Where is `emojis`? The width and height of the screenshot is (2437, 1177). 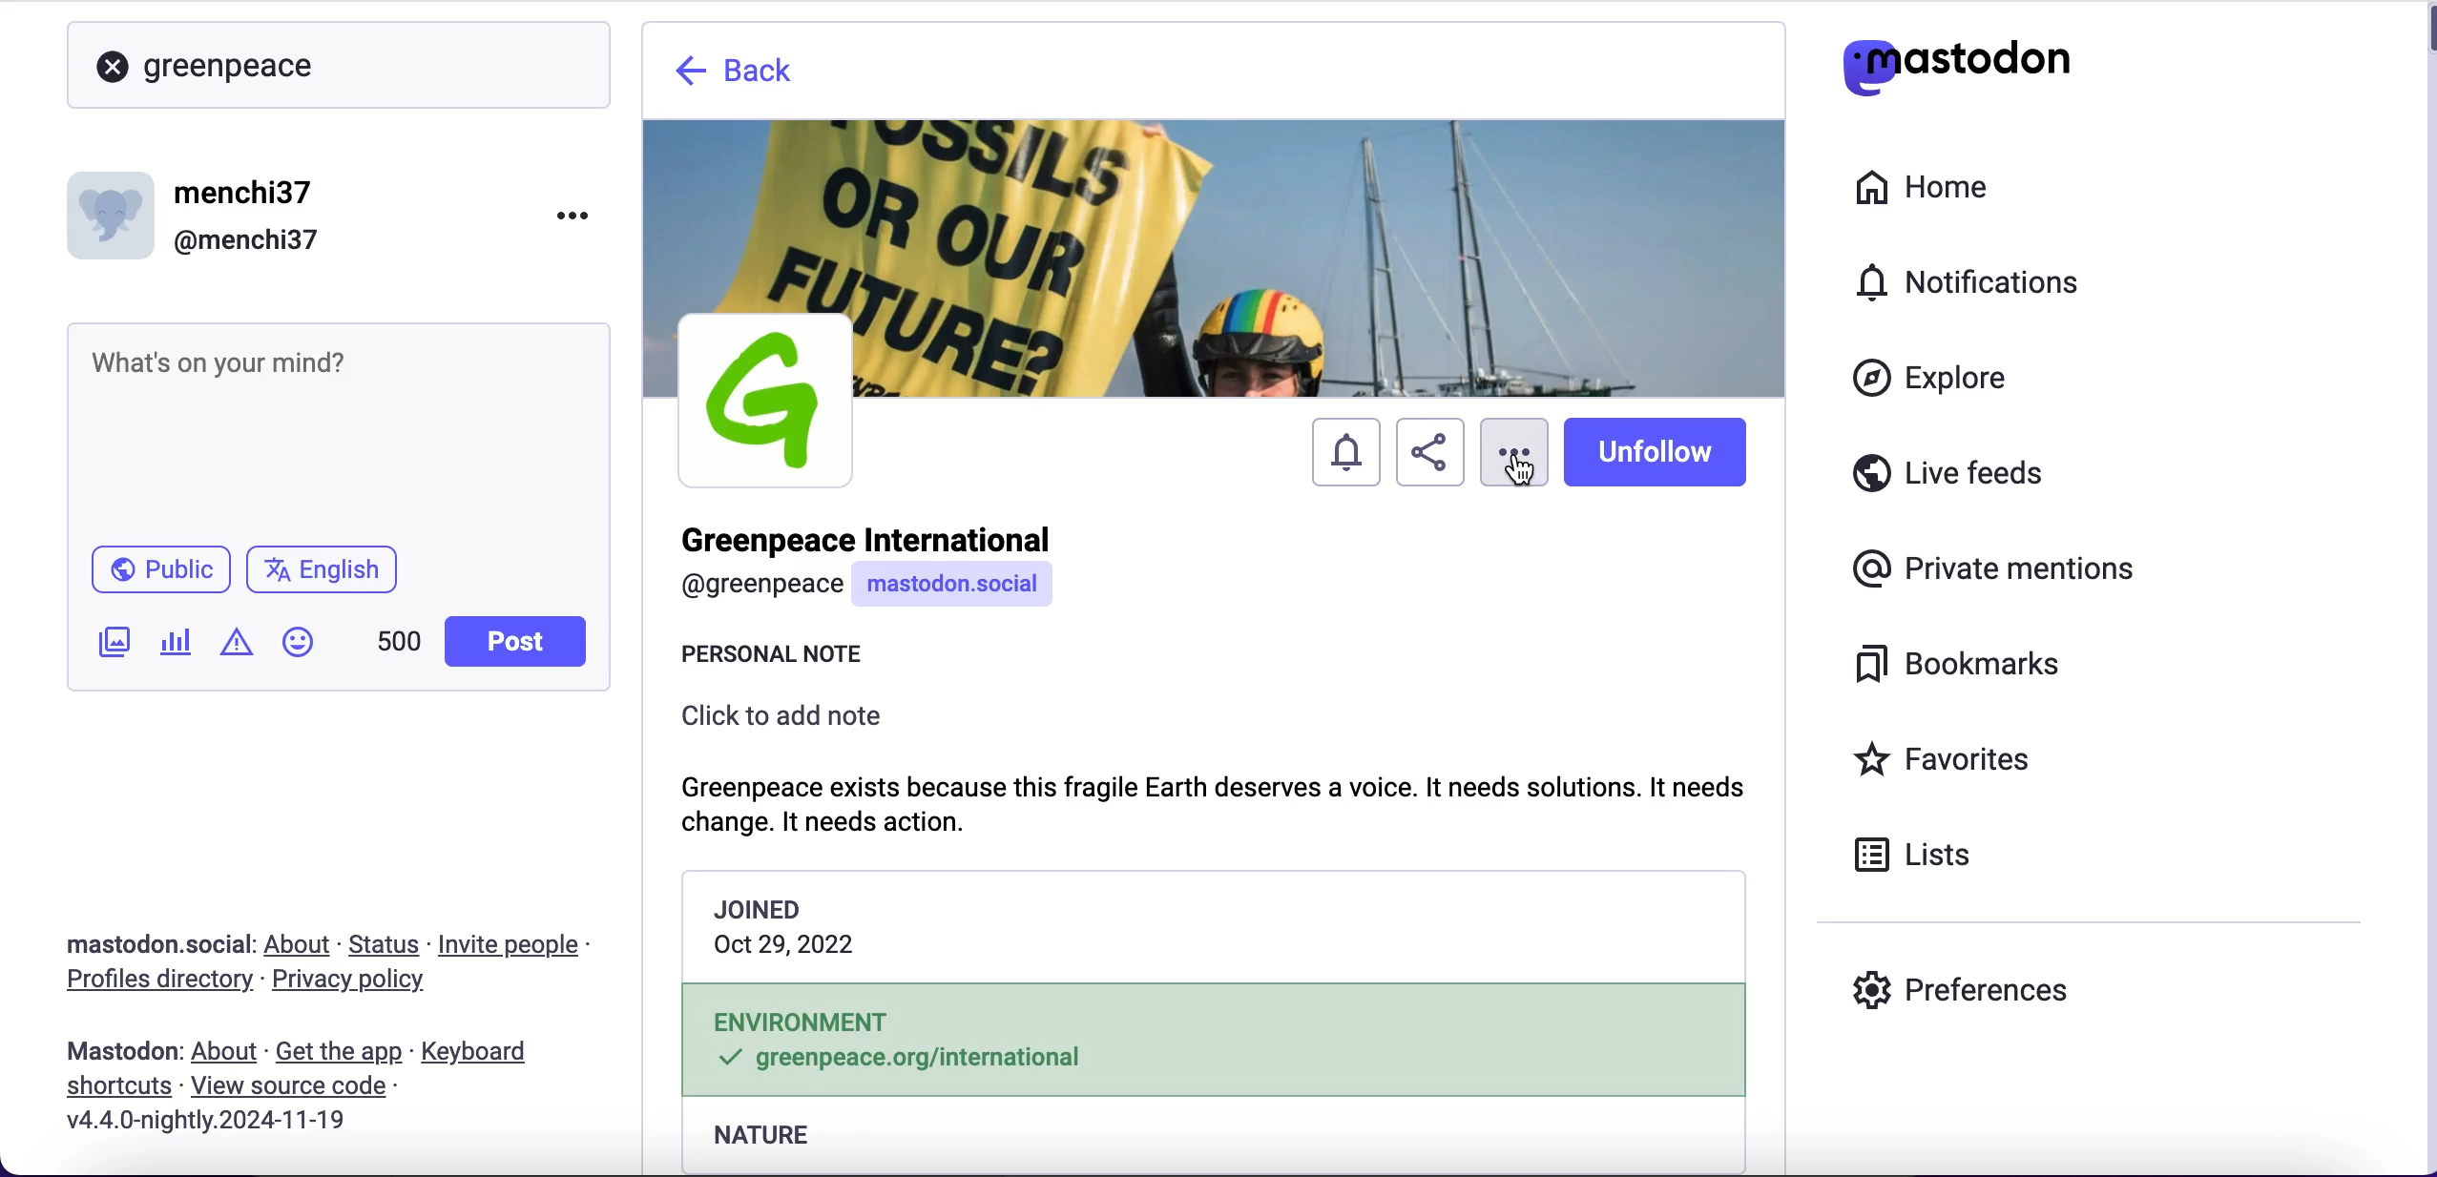 emojis is located at coordinates (306, 651).